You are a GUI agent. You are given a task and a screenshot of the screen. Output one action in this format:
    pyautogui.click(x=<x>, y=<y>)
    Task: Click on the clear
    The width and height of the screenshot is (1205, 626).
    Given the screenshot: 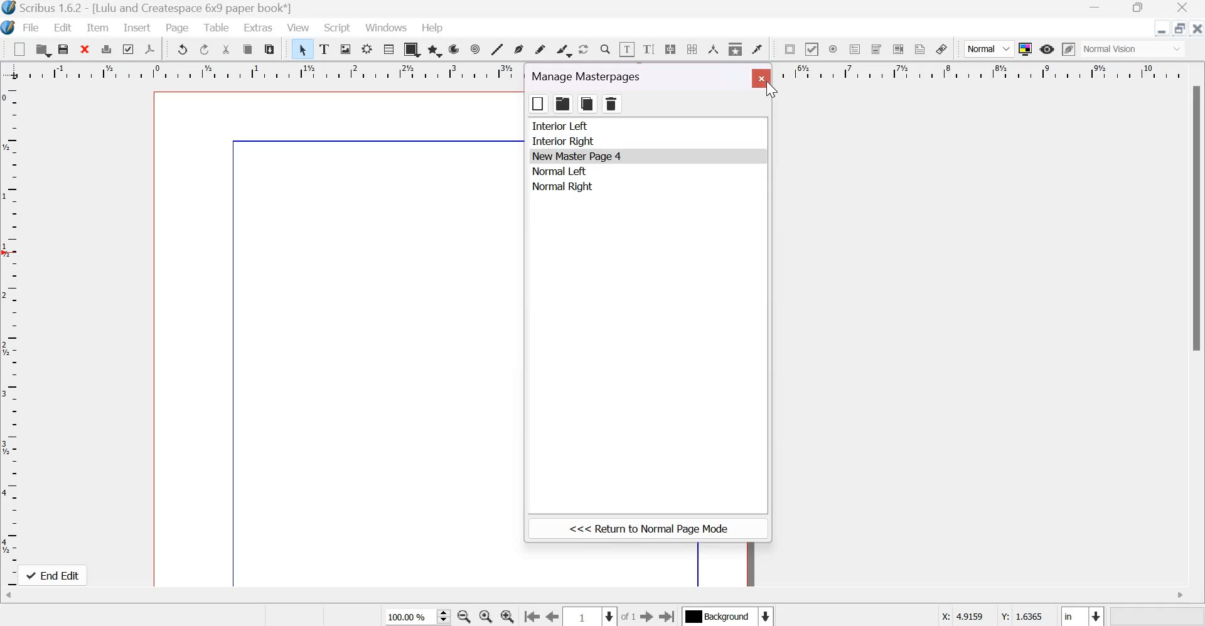 What is the action you would take?
    pyautogui.click(x=85, y=50)
    